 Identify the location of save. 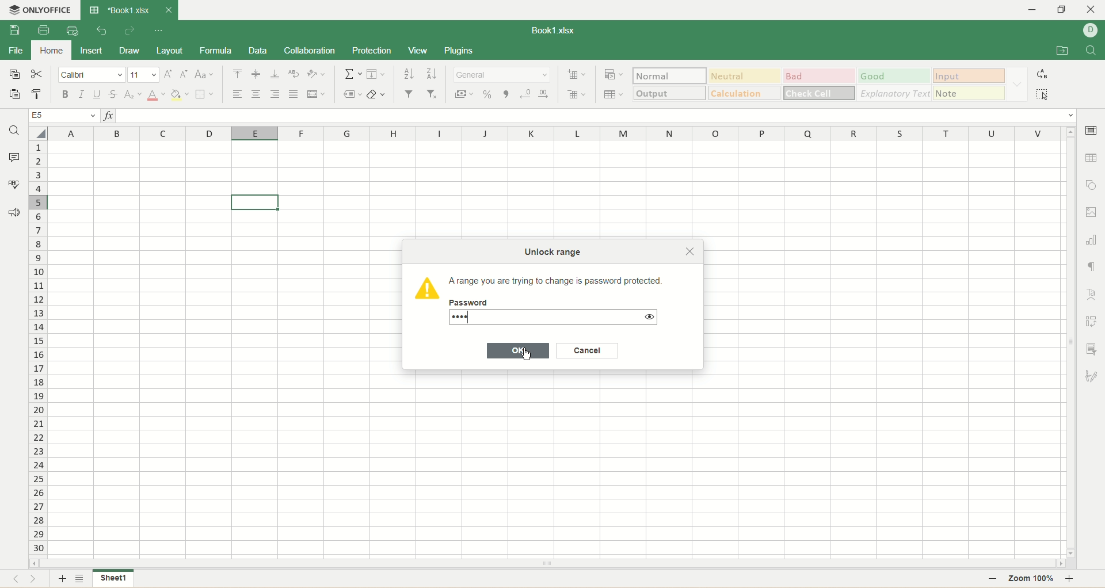
(14, 31).